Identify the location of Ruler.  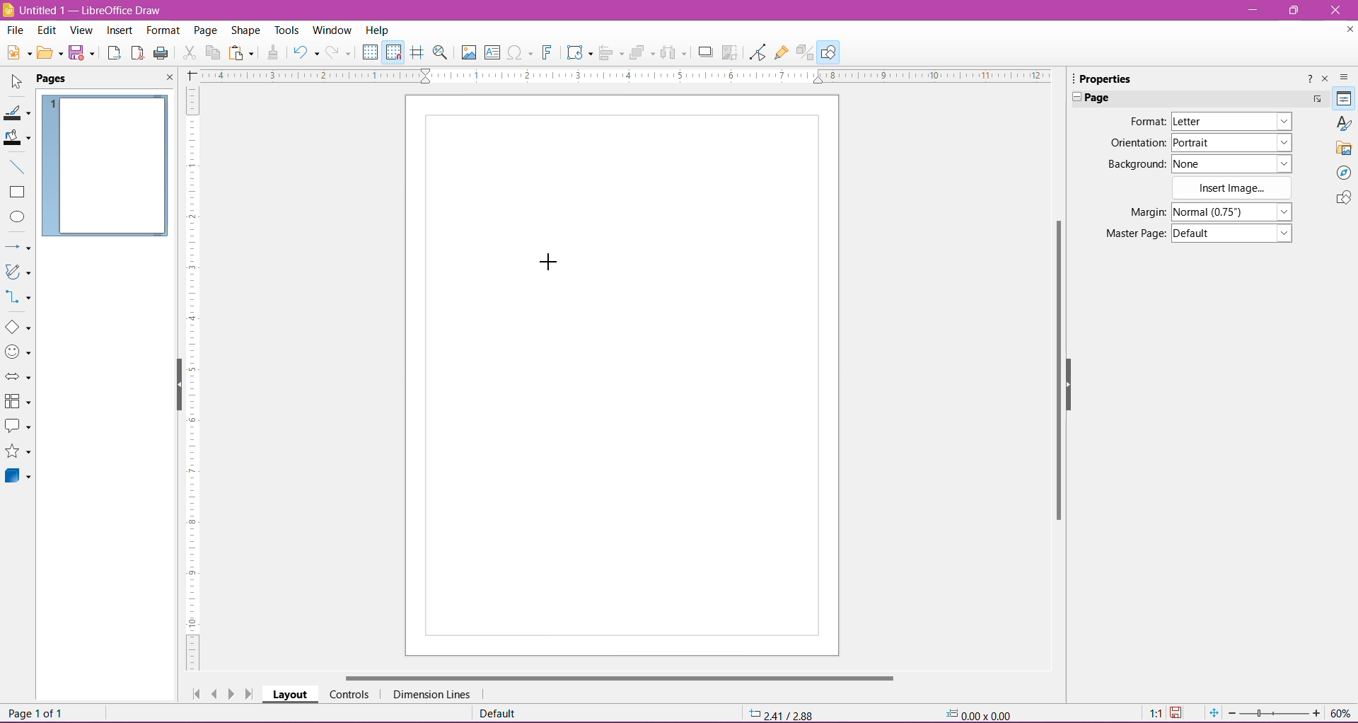
(620, 76).